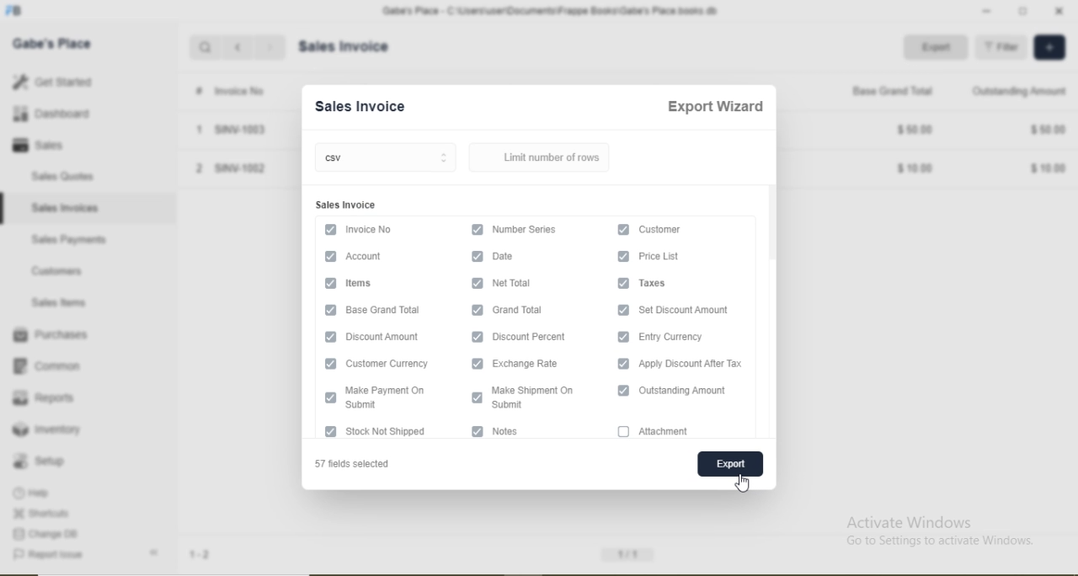 Image resolution: width=1078 pixels, height=576 pixels. What do you see at coordinates (986, 10) in the screenshot?
I see `minimise` at bounding box center [986, 10].